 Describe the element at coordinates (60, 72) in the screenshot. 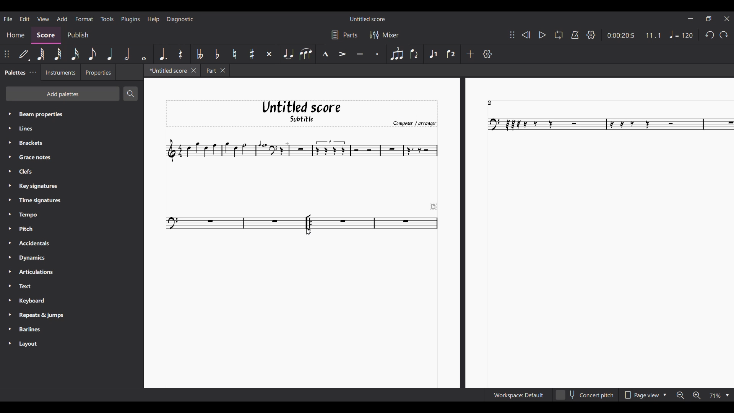

I see `Instruments tab` at that location.